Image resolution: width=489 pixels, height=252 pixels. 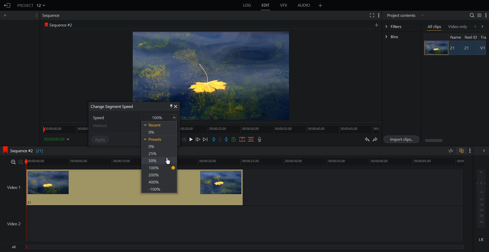 What do you see at coordinates (486, 16) in the screenshot?
I see `Show setting menu` at bounding box center [486, 16].